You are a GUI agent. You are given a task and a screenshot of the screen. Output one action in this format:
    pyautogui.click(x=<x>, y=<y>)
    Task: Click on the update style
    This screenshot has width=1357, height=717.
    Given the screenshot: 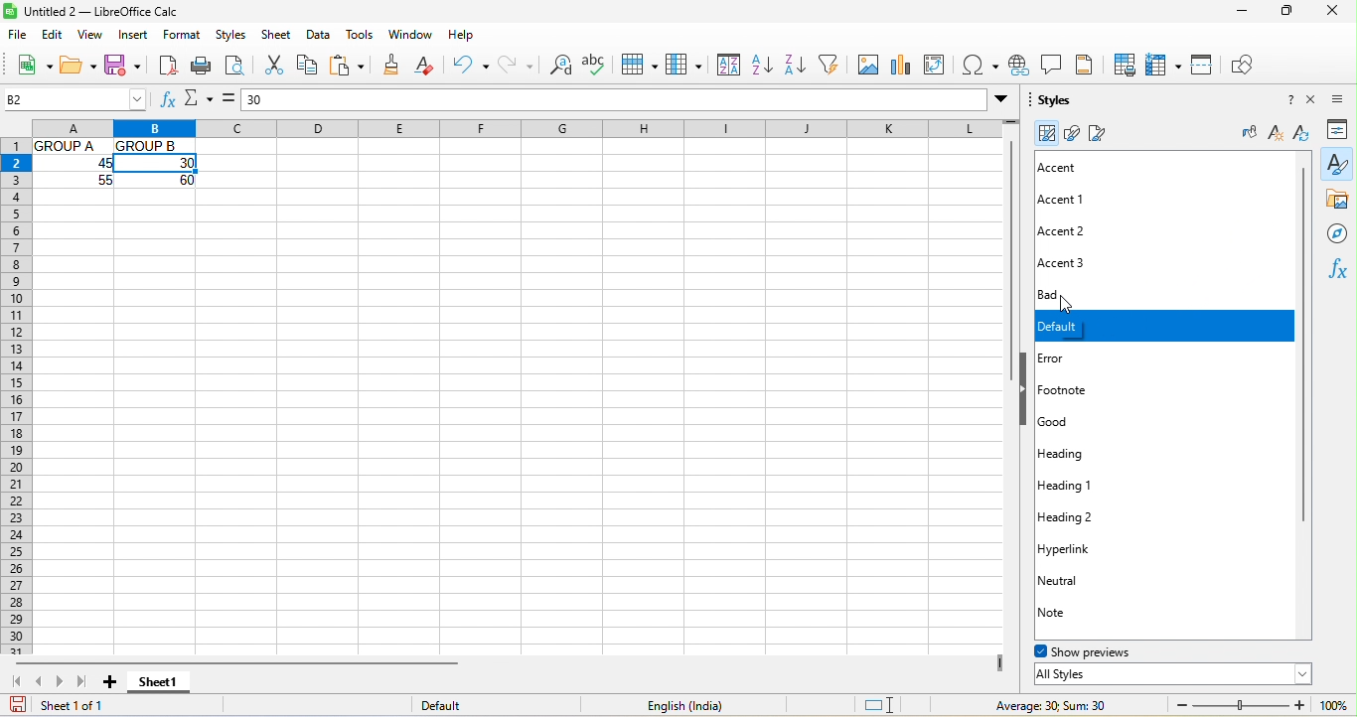 What is the action you would take?
    pyautogui.click(x=1301, y=136)
    